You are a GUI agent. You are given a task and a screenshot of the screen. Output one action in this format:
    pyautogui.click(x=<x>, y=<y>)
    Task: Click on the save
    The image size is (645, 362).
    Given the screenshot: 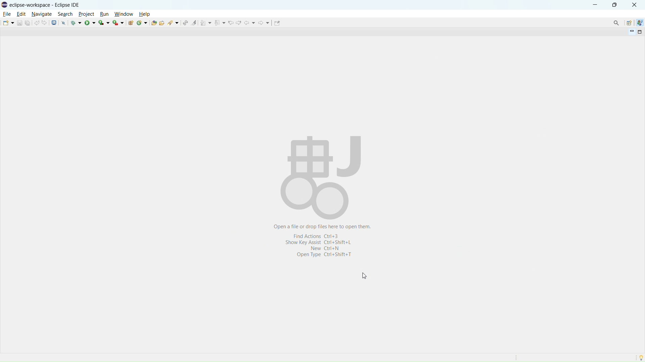 What is the action you would take?
    pyautogui.click(x=19, y=23)
    